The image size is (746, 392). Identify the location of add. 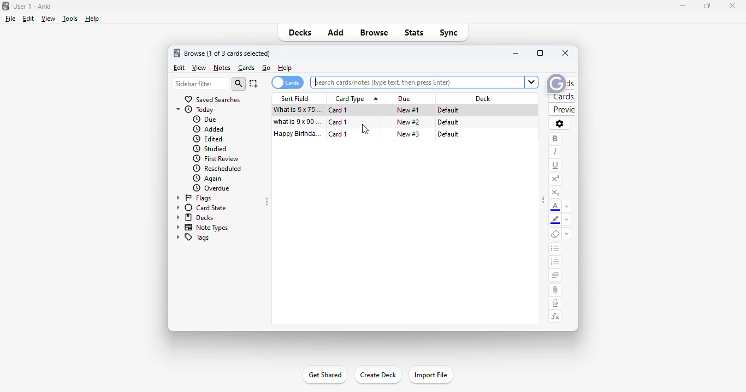
(336, 32).